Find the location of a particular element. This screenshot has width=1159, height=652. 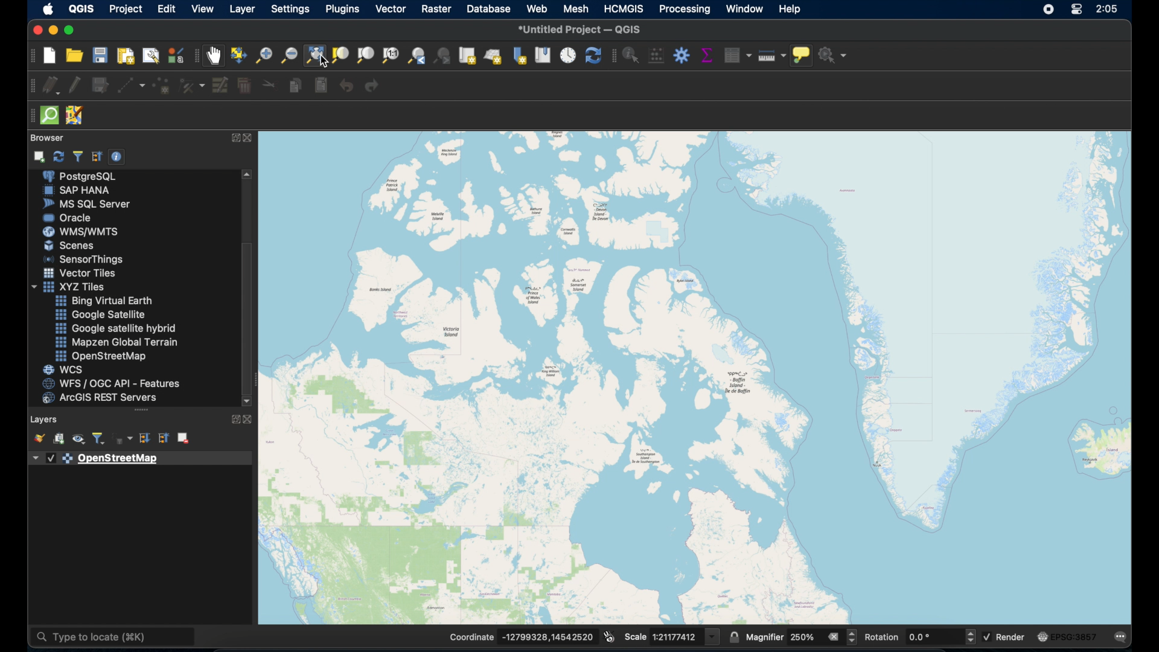

icon is located at coordinates (1042, 635).